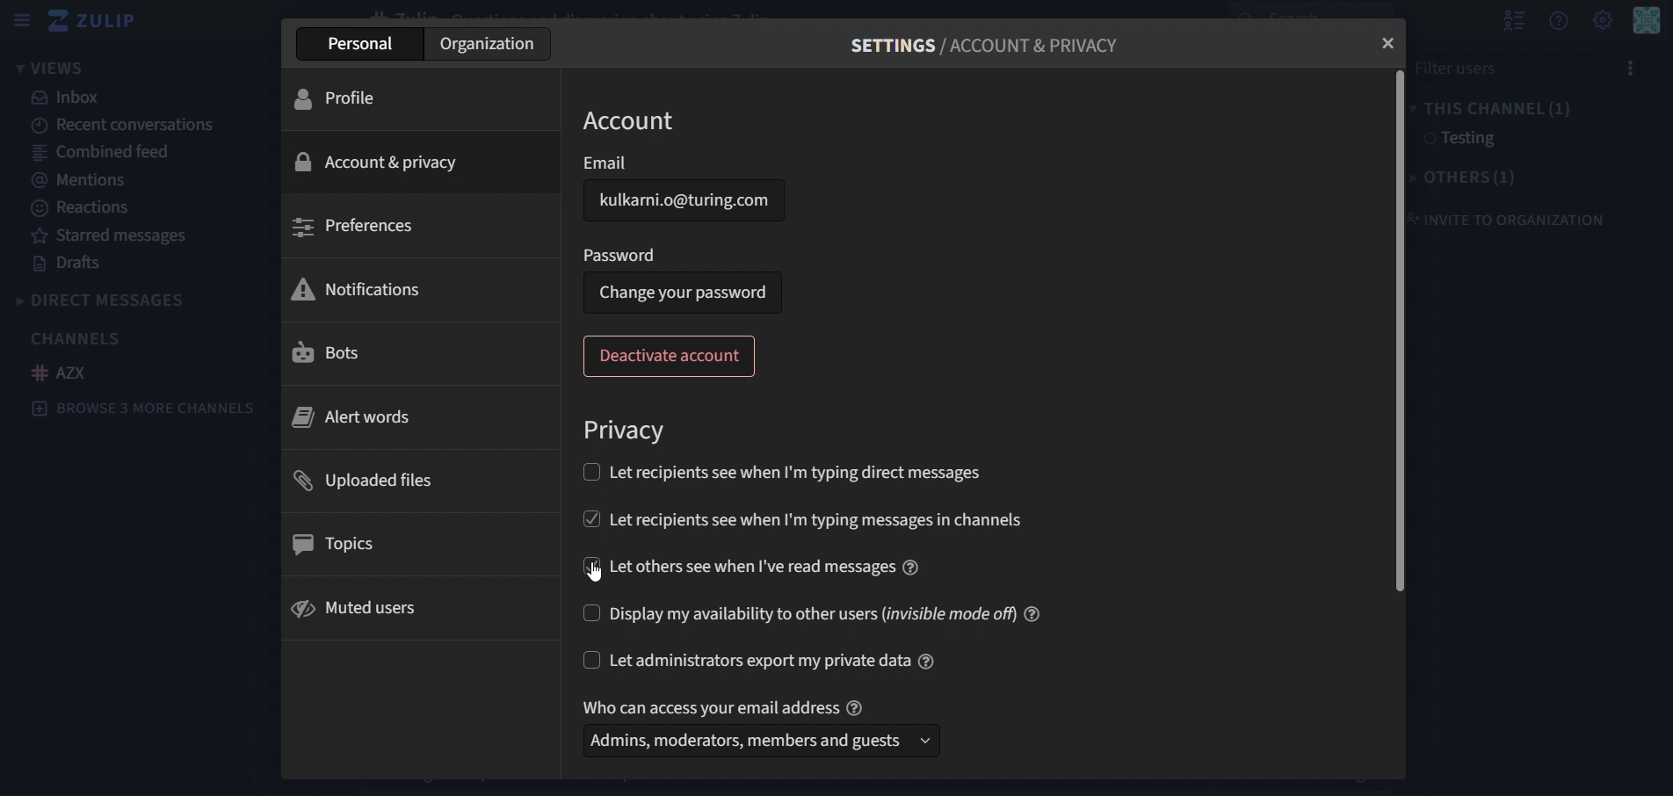 The image size is (1673, 796). Describe the element at coordinates (767, 565) in the screenshot. I see `let others seewhen I've read messages` at that location.